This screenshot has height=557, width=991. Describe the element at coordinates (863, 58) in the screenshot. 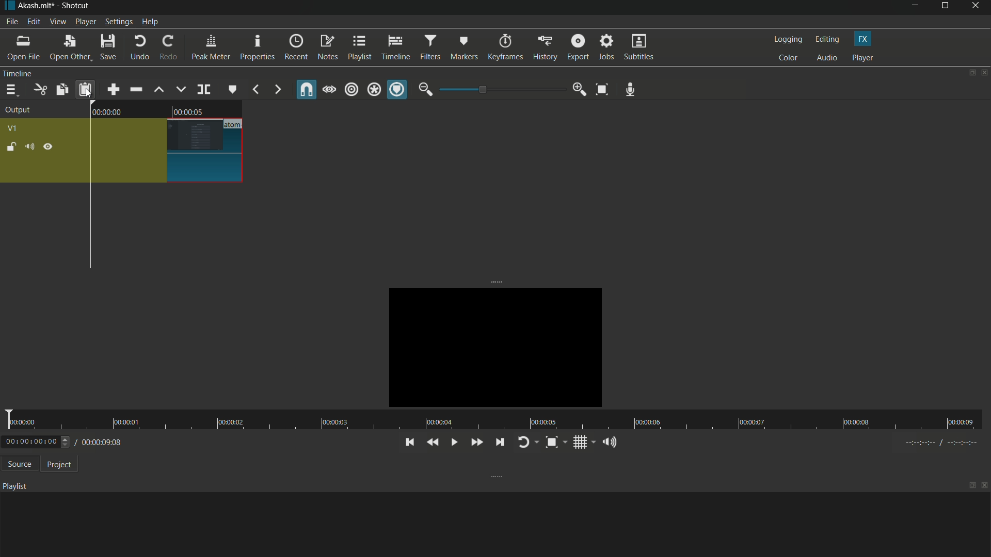

I see `player` at that location.